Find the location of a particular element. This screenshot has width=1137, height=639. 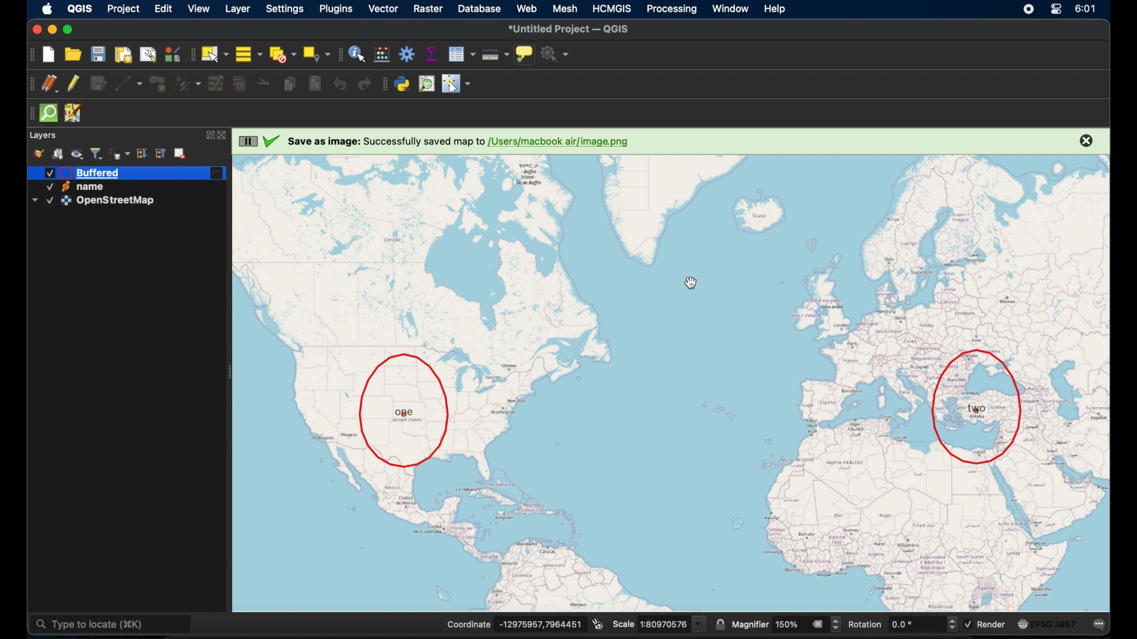

hand cursor is located at coordinates (692, 285).